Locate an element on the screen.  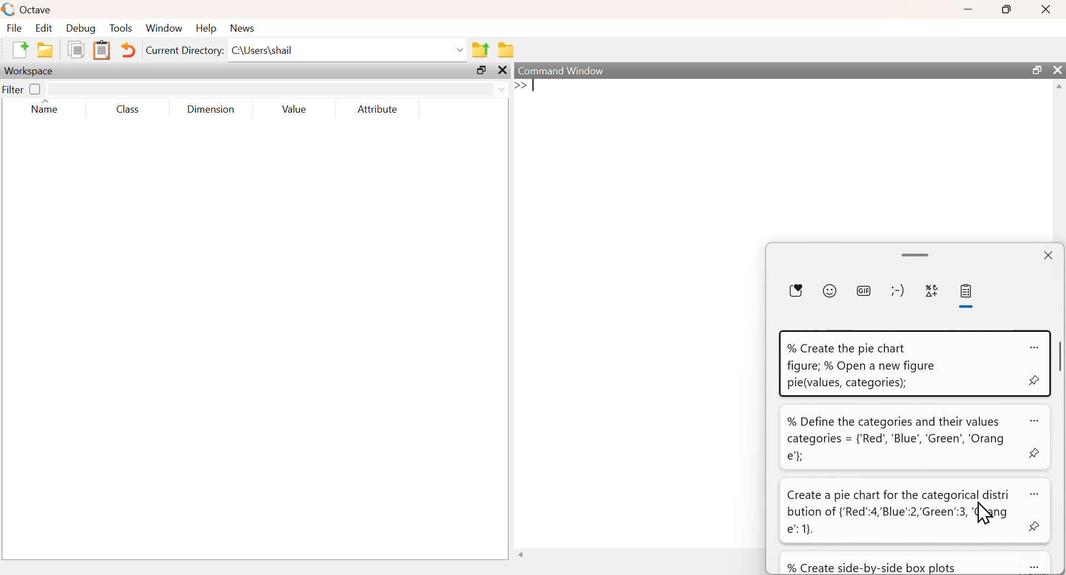
GIF is located at coordinates (864, 290).